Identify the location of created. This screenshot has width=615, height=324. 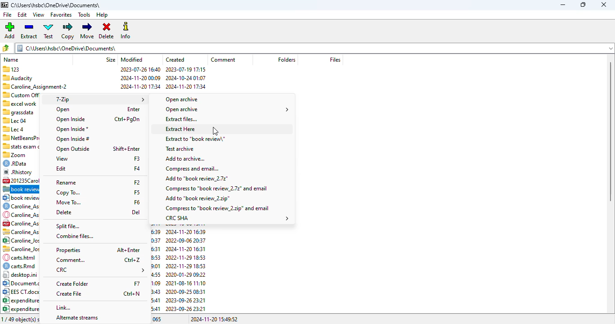
(175, 59).